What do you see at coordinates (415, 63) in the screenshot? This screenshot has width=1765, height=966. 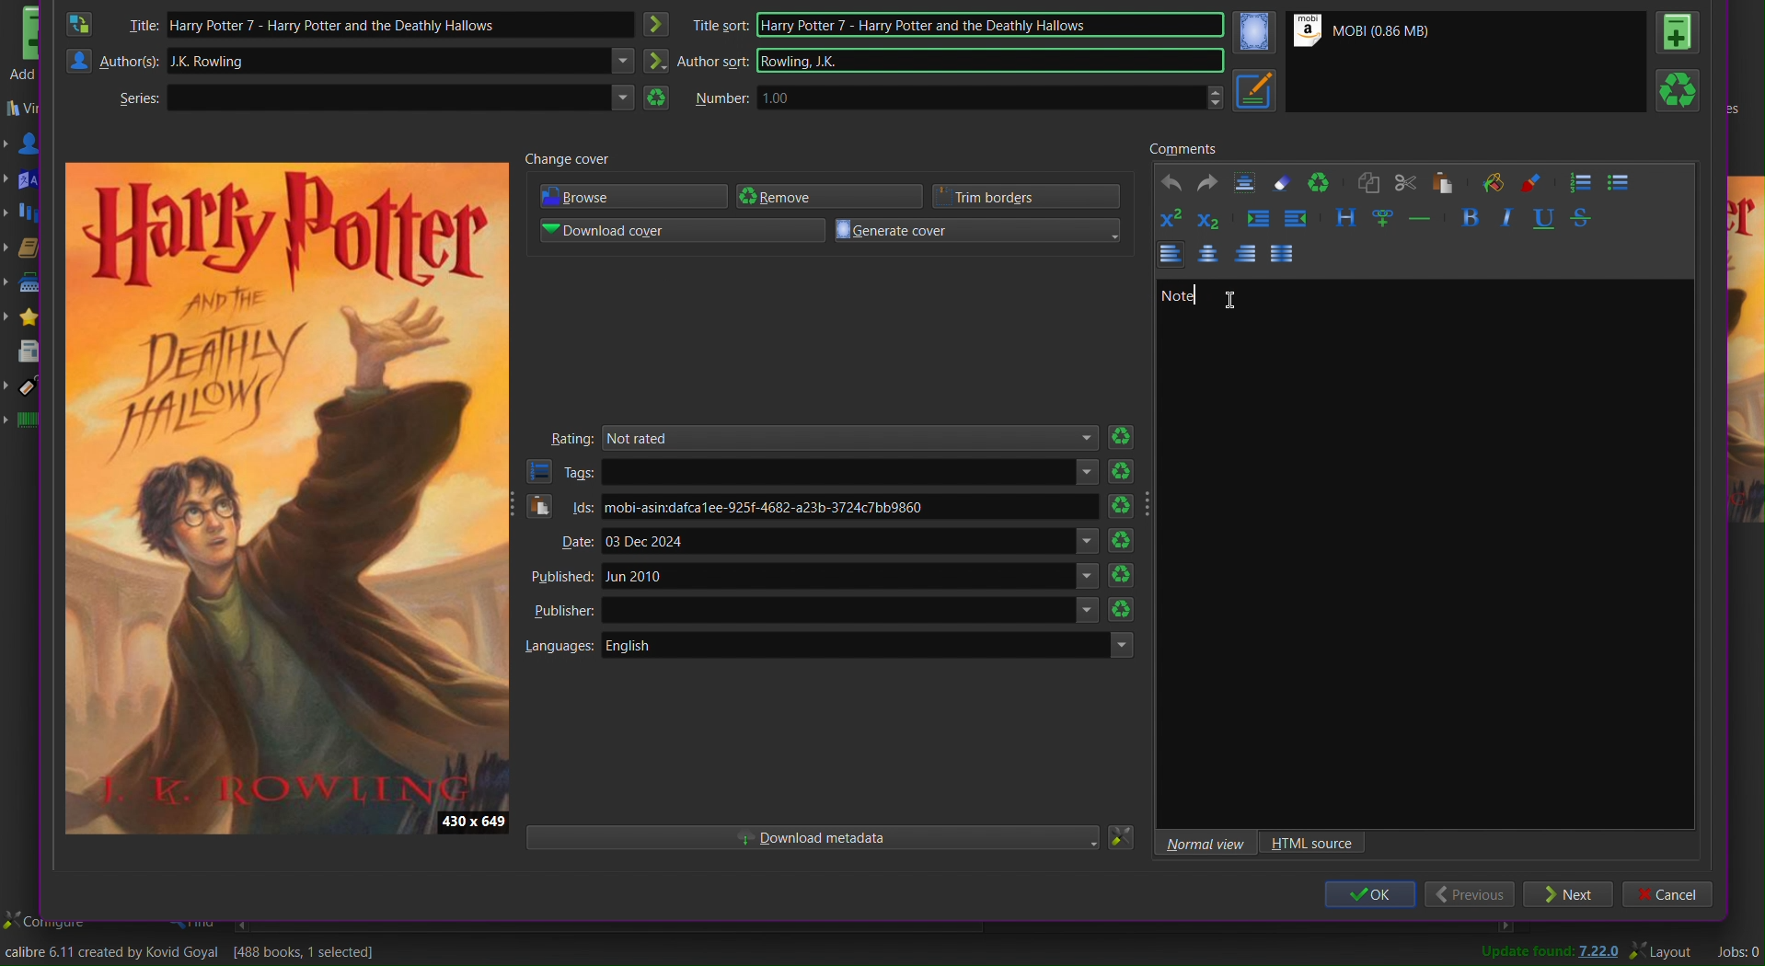 I see `JK Rawling` at bounding box center [415, 63].